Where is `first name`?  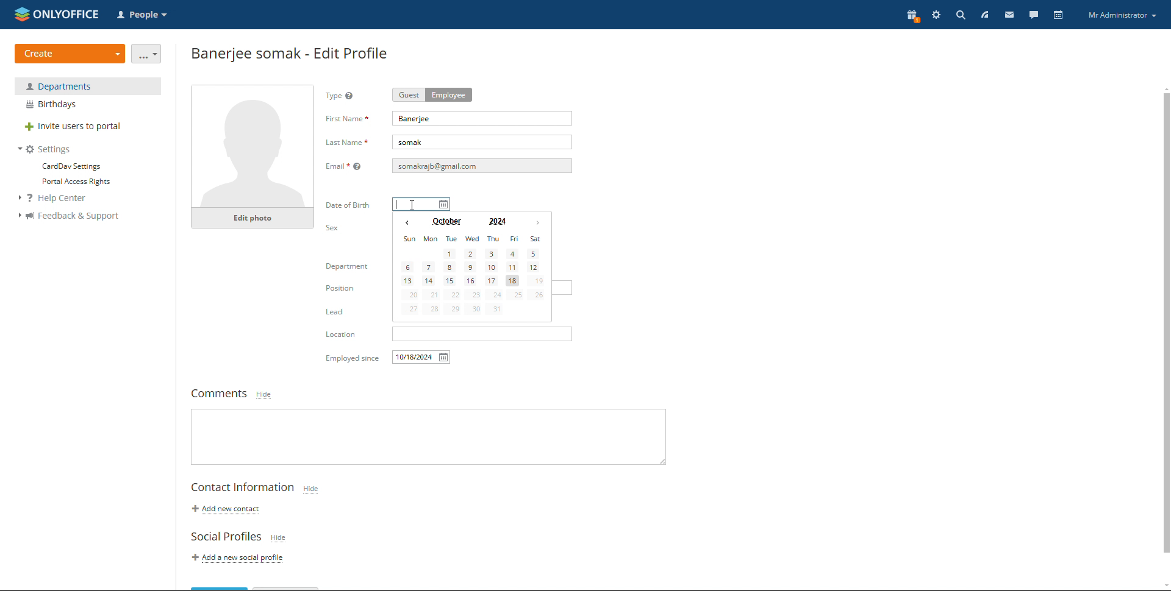 first name is located at coordinates (346, 118).